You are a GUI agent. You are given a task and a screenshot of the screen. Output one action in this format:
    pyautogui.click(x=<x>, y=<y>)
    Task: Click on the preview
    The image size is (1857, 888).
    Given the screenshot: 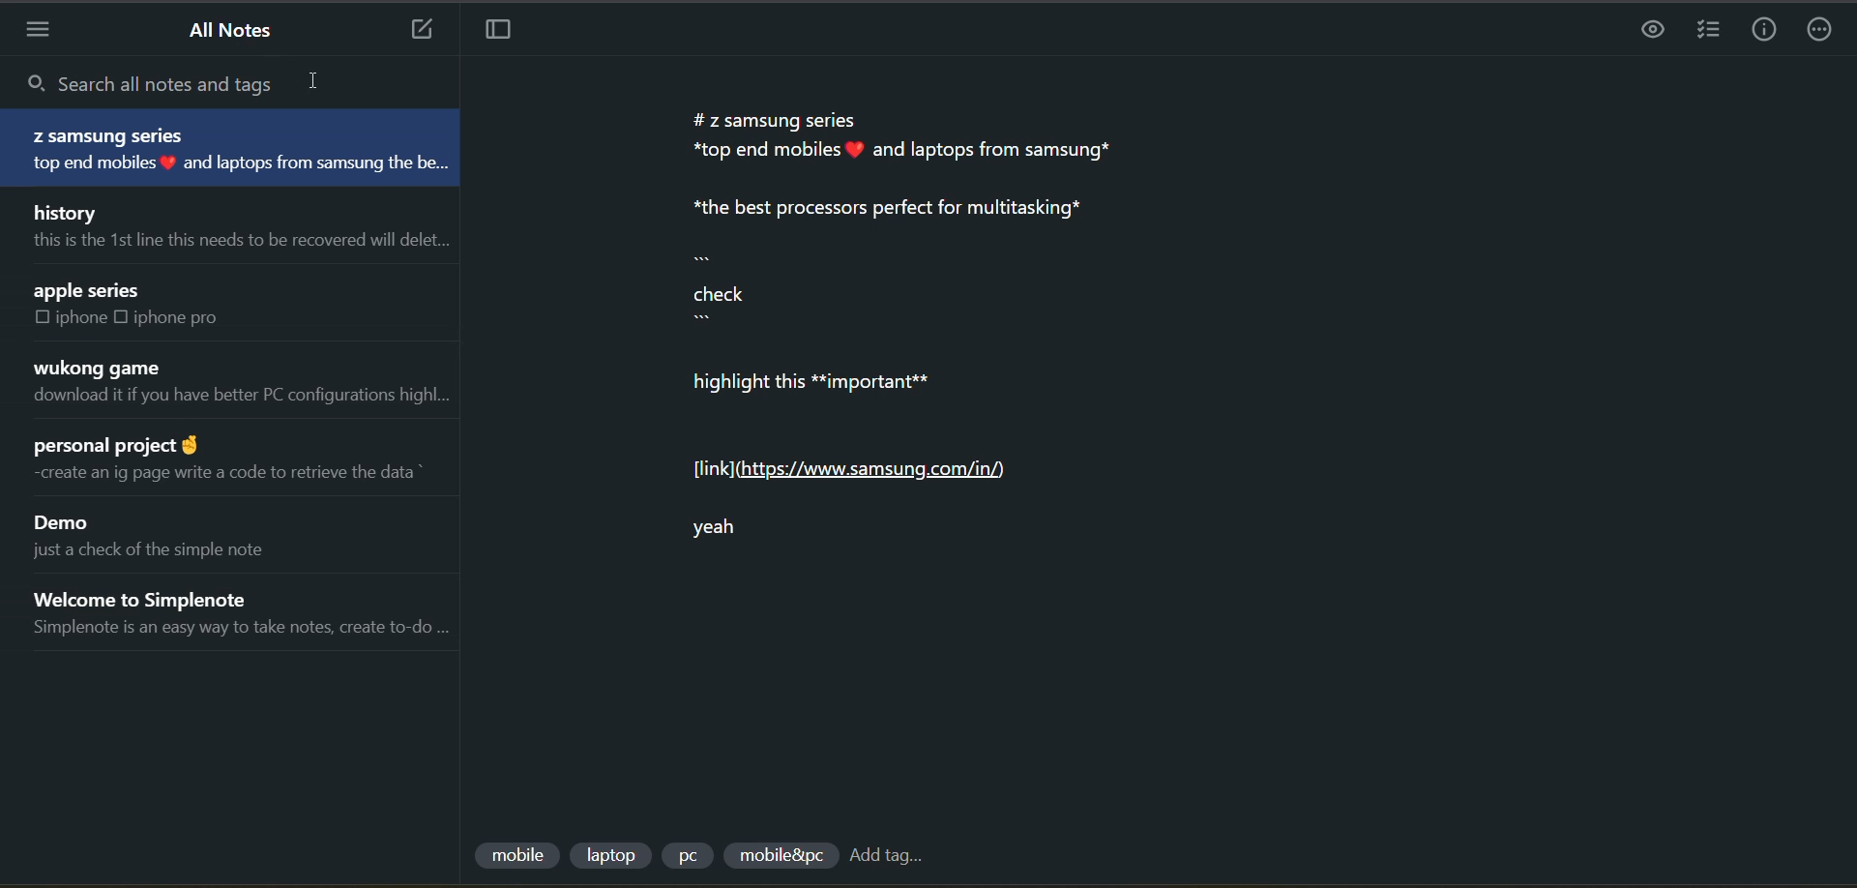 What is the action you would take?
    pyautogui.click(x=1654, y=32)
    